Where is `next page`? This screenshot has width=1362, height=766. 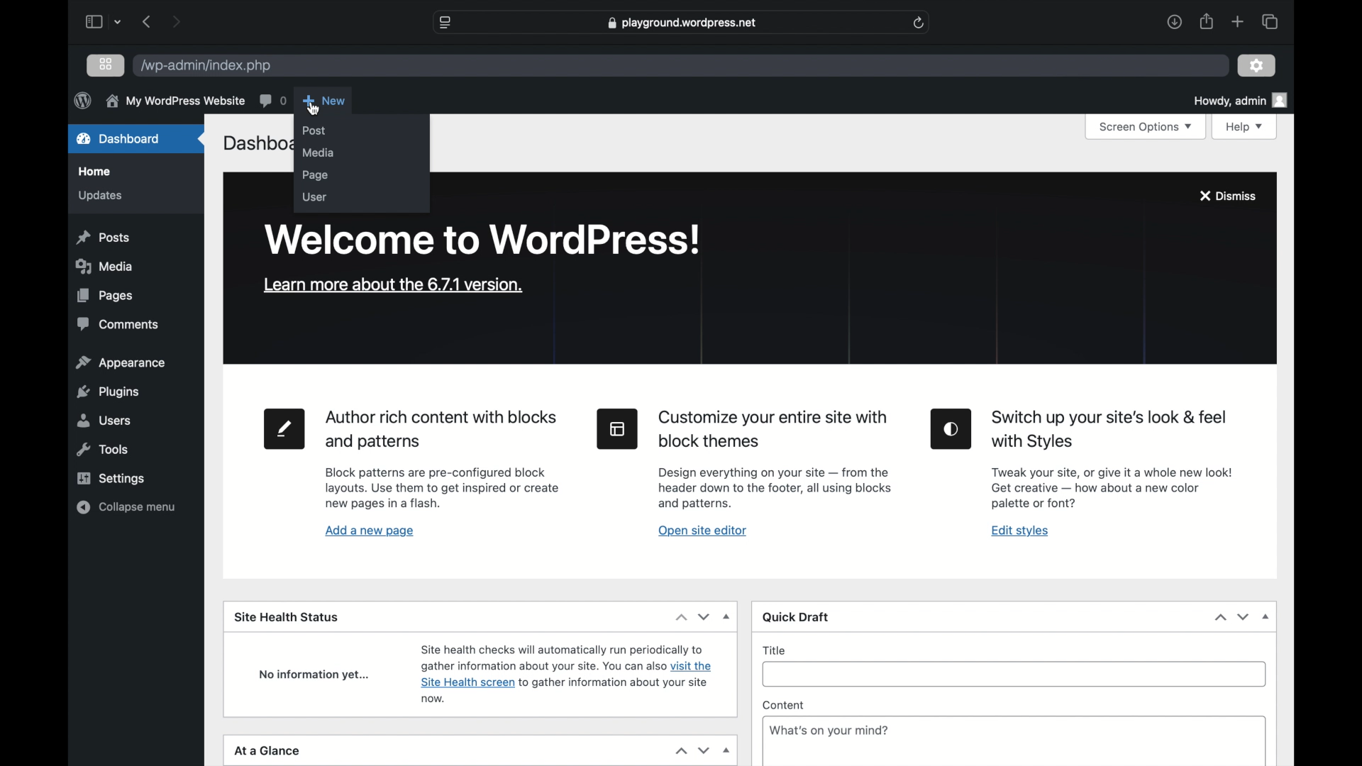 next page is located at coordinates (176, 21).